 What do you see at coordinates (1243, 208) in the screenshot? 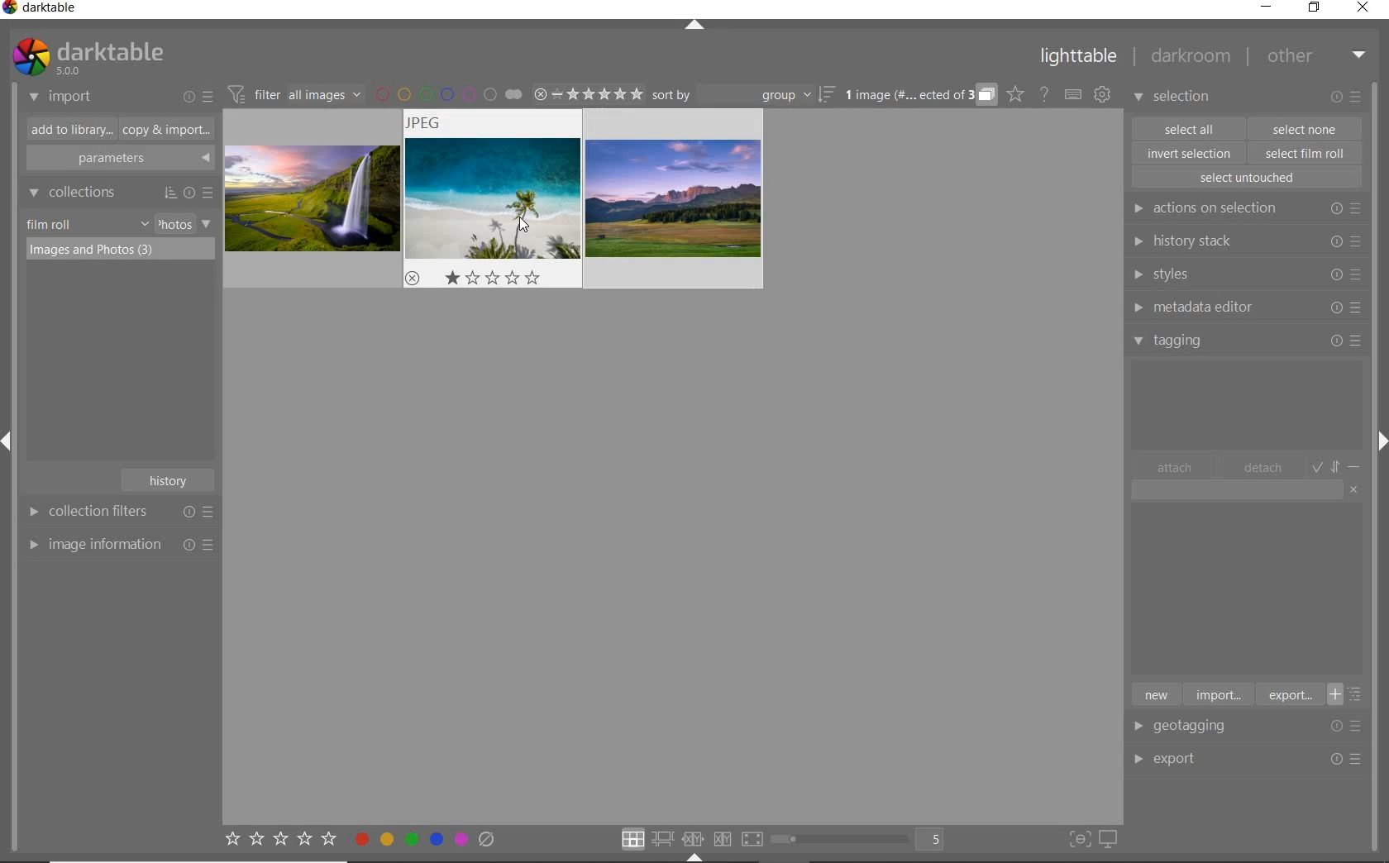
I see `actions on selection` at bounding box center [1243, 208].